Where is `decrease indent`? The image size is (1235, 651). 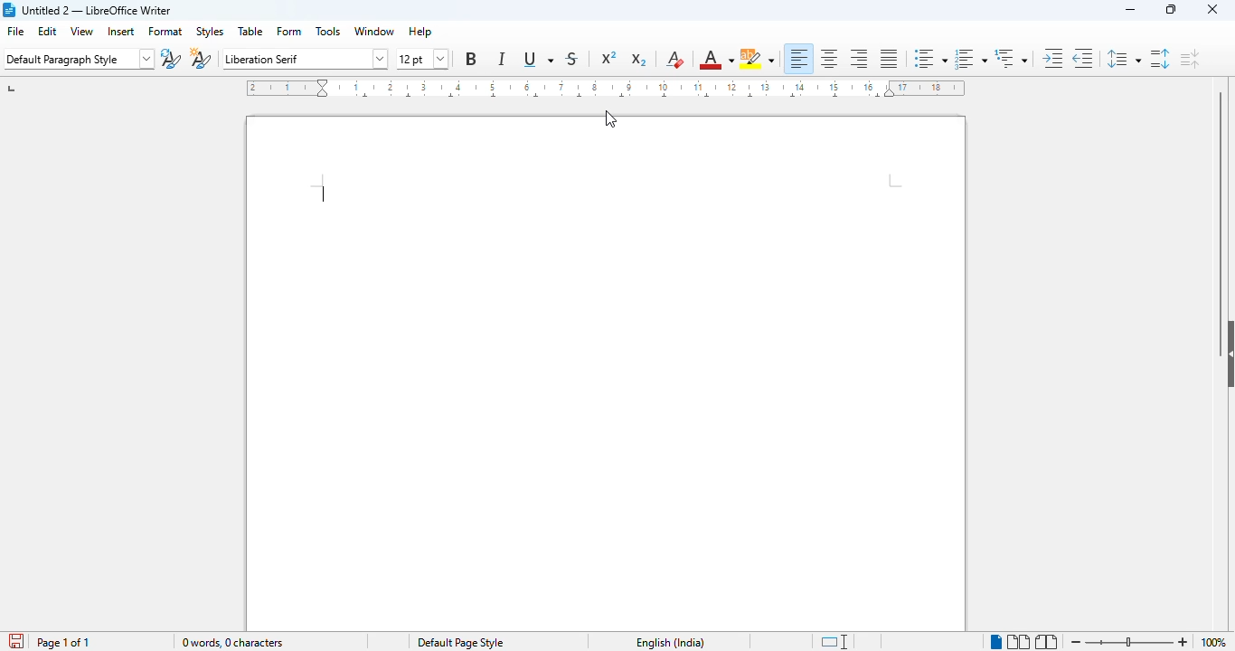
decrease indent is located at coordinates (1082, 59).